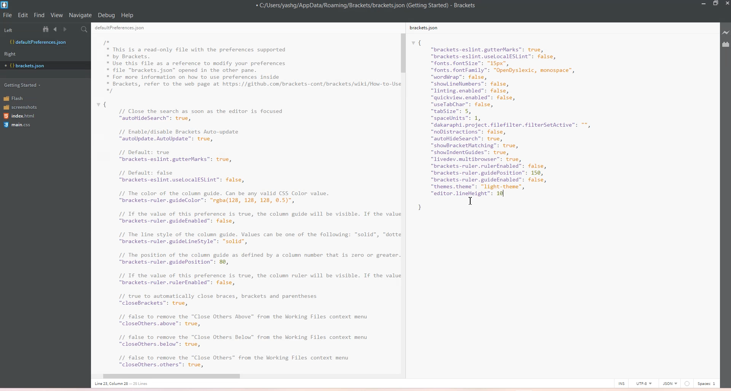 This screenshot has height=391, width=731. What do you see at coordinates (127, 15) in the screenshot?
I see `Help` at bounding box center [127, 15].